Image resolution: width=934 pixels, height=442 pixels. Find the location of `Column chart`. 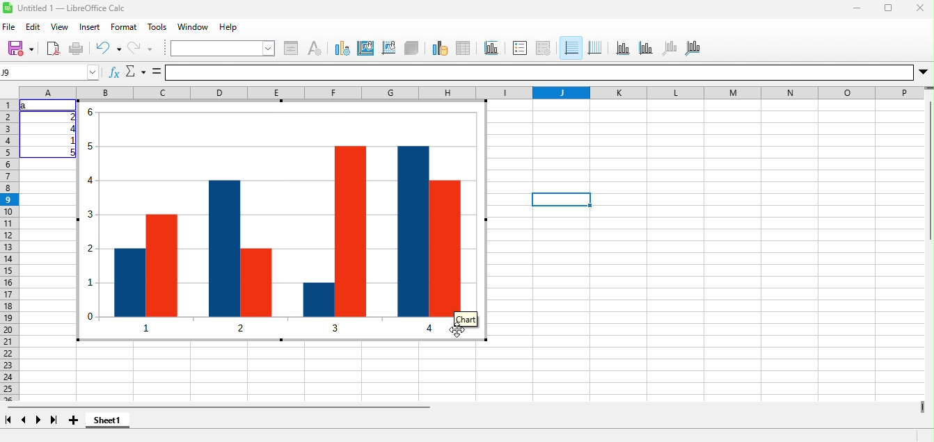

Column chart is located at coordinates (265, 220).